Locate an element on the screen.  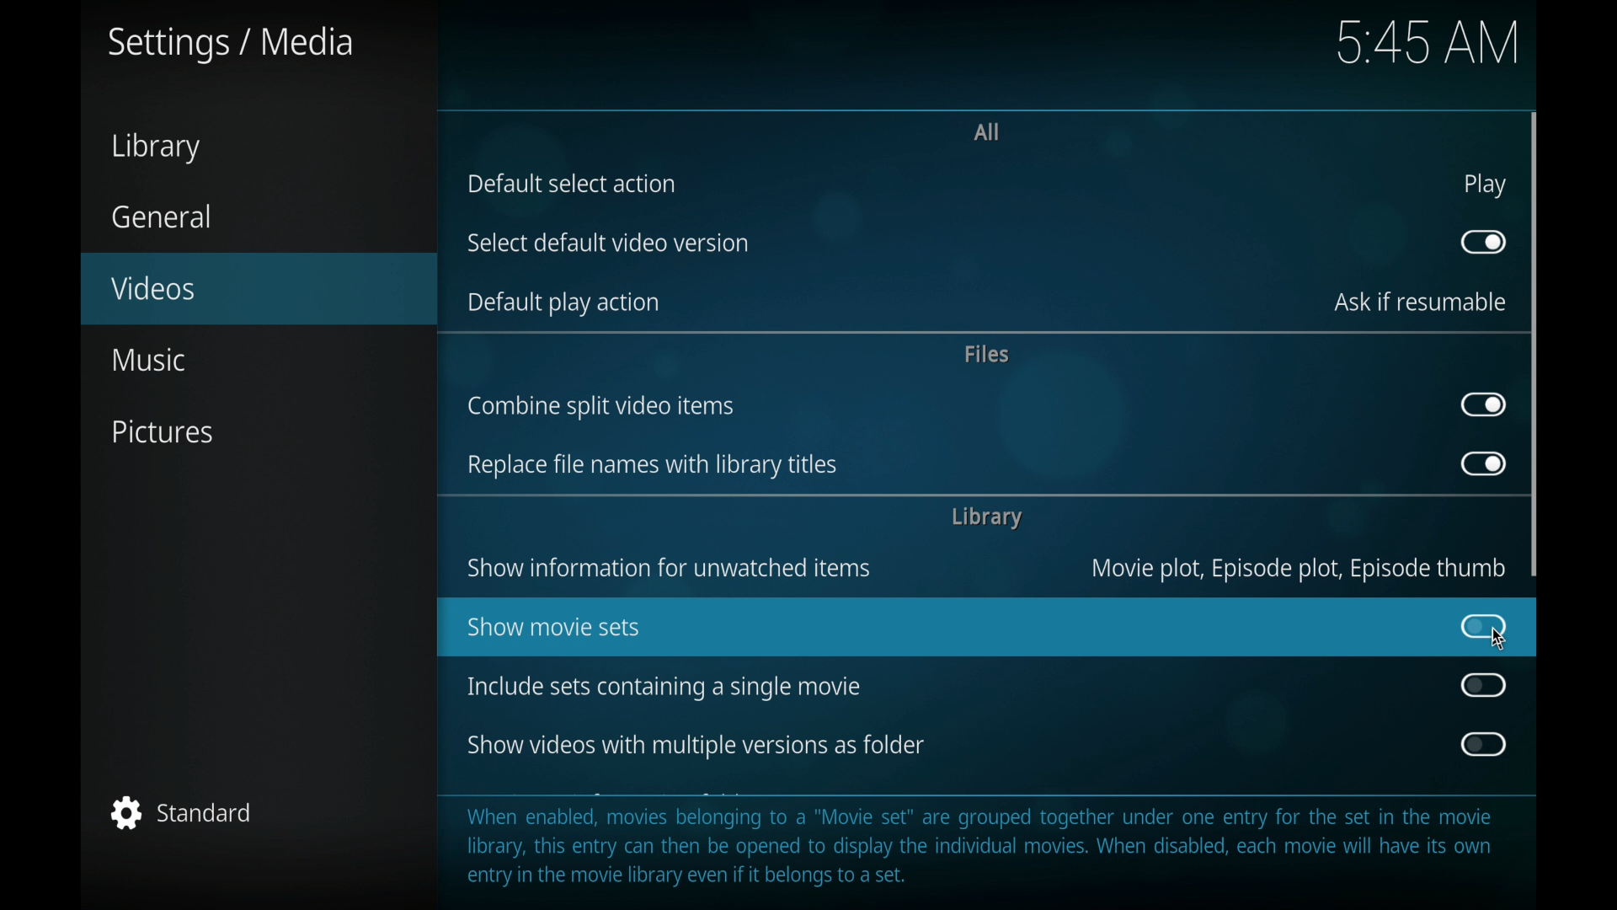
settings is located at coordinates (227, 45).